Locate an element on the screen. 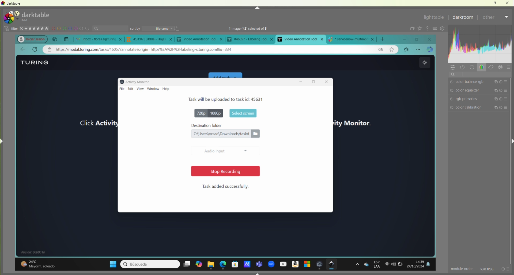 The height and width of the screenshot is (275, 514). amazon is located at coordinates (294, 264).